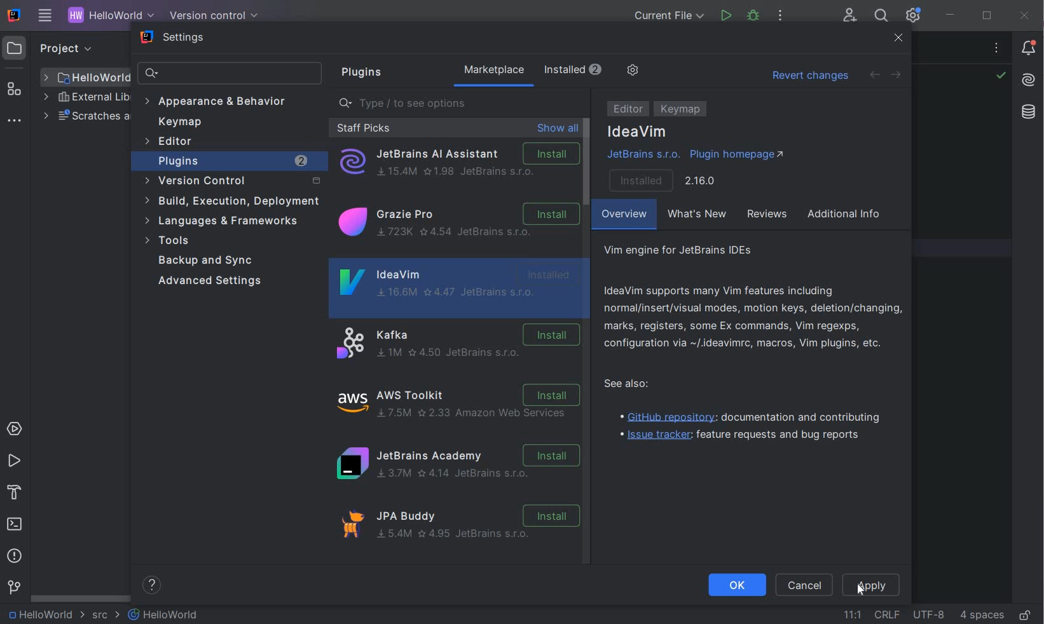 This screenshot has width=1044, height=624. What do you see at coordinates (13, 587) in the screenshot?
I see `VERSION CONTROL` at bounding box center [13, 587].